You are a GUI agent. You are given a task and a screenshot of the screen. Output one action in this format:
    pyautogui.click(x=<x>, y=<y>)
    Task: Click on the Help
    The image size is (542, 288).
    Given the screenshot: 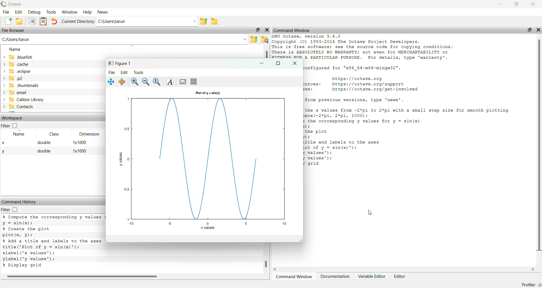 What is the action you would take?
    pyautogui.click(x=88, y=12)
    